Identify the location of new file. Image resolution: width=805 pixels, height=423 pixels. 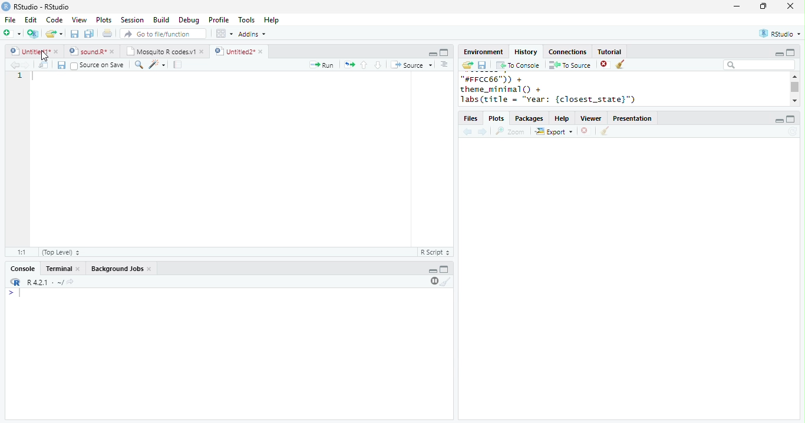
(12, 33).